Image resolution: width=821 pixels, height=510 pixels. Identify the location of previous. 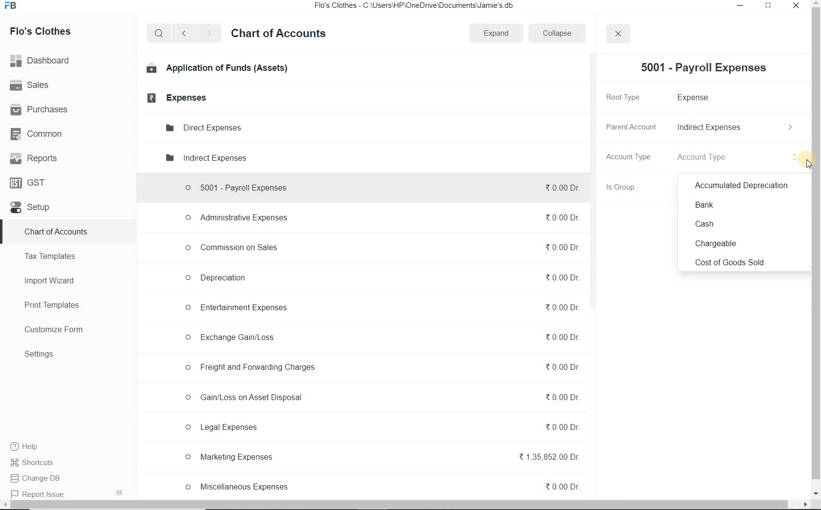
(183, 34).